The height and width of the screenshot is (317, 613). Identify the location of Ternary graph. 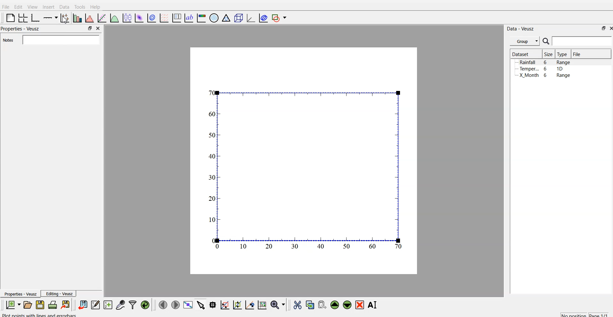
(225, 18).